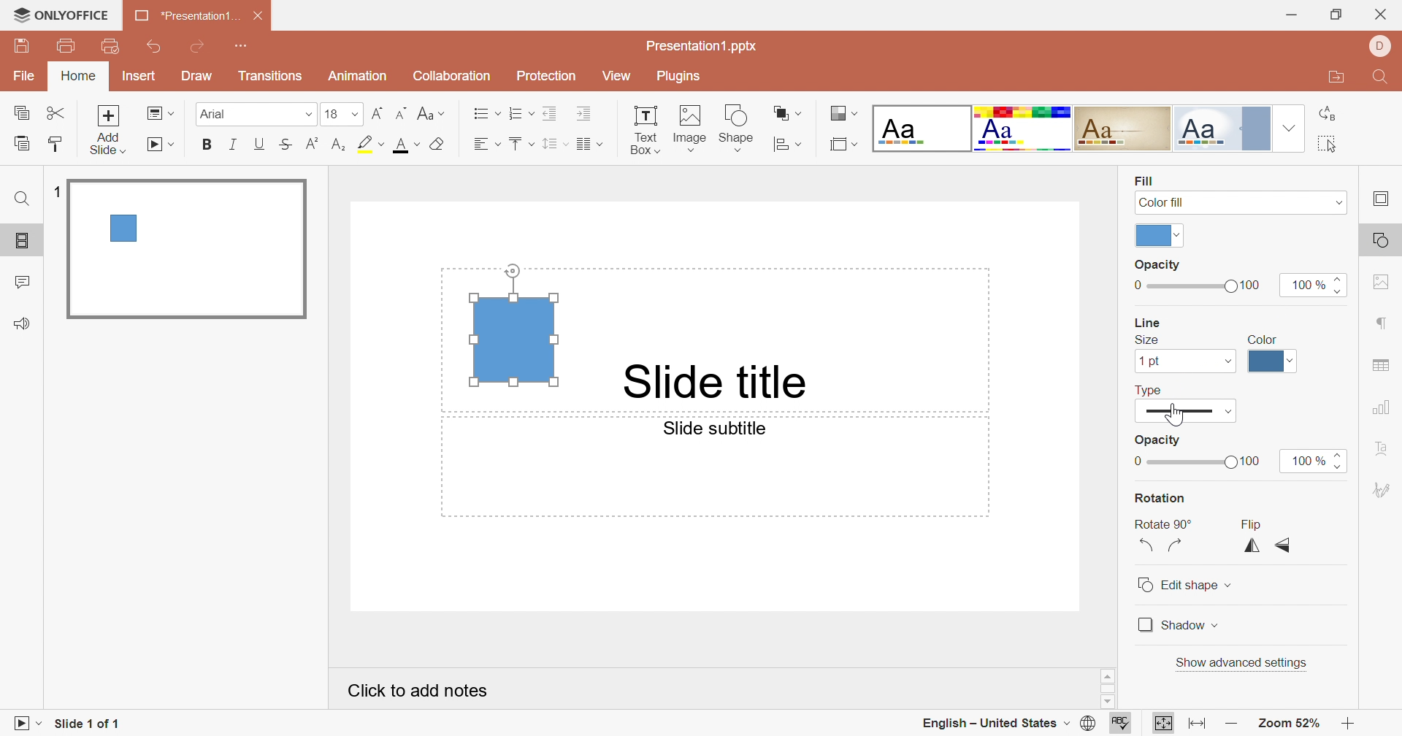 Image resolution: width=1402 pixels, height=736 pixels. Describe the element at coordinates (26, 281) in the screenshot. I see `comments` at that location.